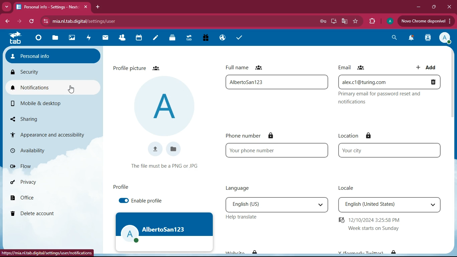 This screenshot has width=457, height=257. I want to click on profile, so click(444, 38).